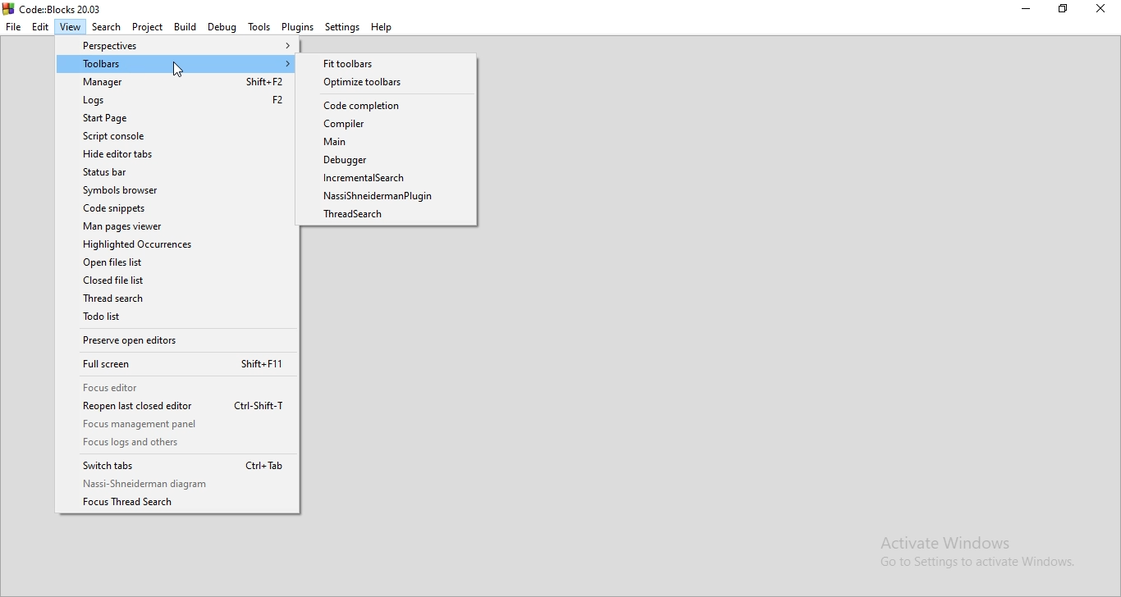  Describe the element at coordinates (42, 27) in the screenshot. I see `Edit ` at that location.